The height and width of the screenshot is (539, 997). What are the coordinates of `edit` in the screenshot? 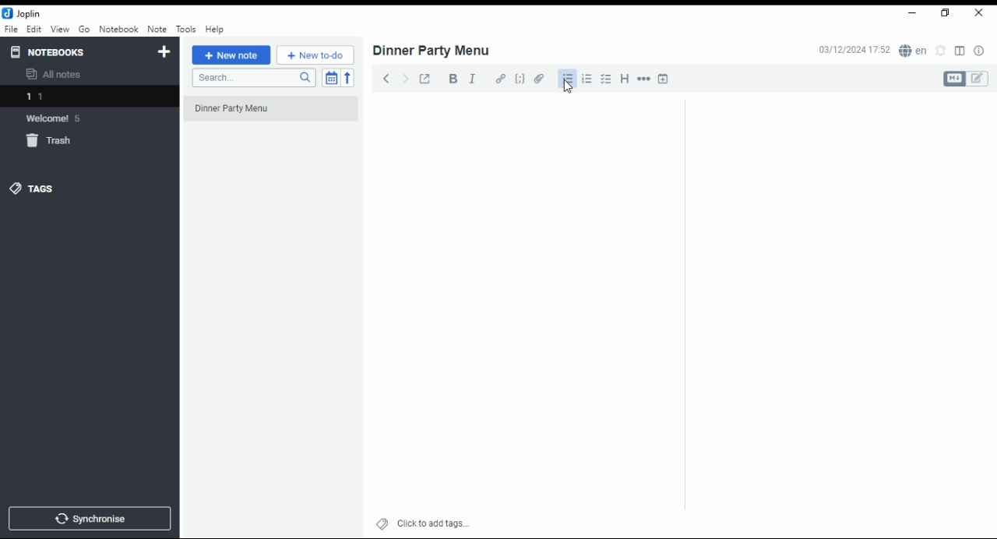 It's located at (979, 79).